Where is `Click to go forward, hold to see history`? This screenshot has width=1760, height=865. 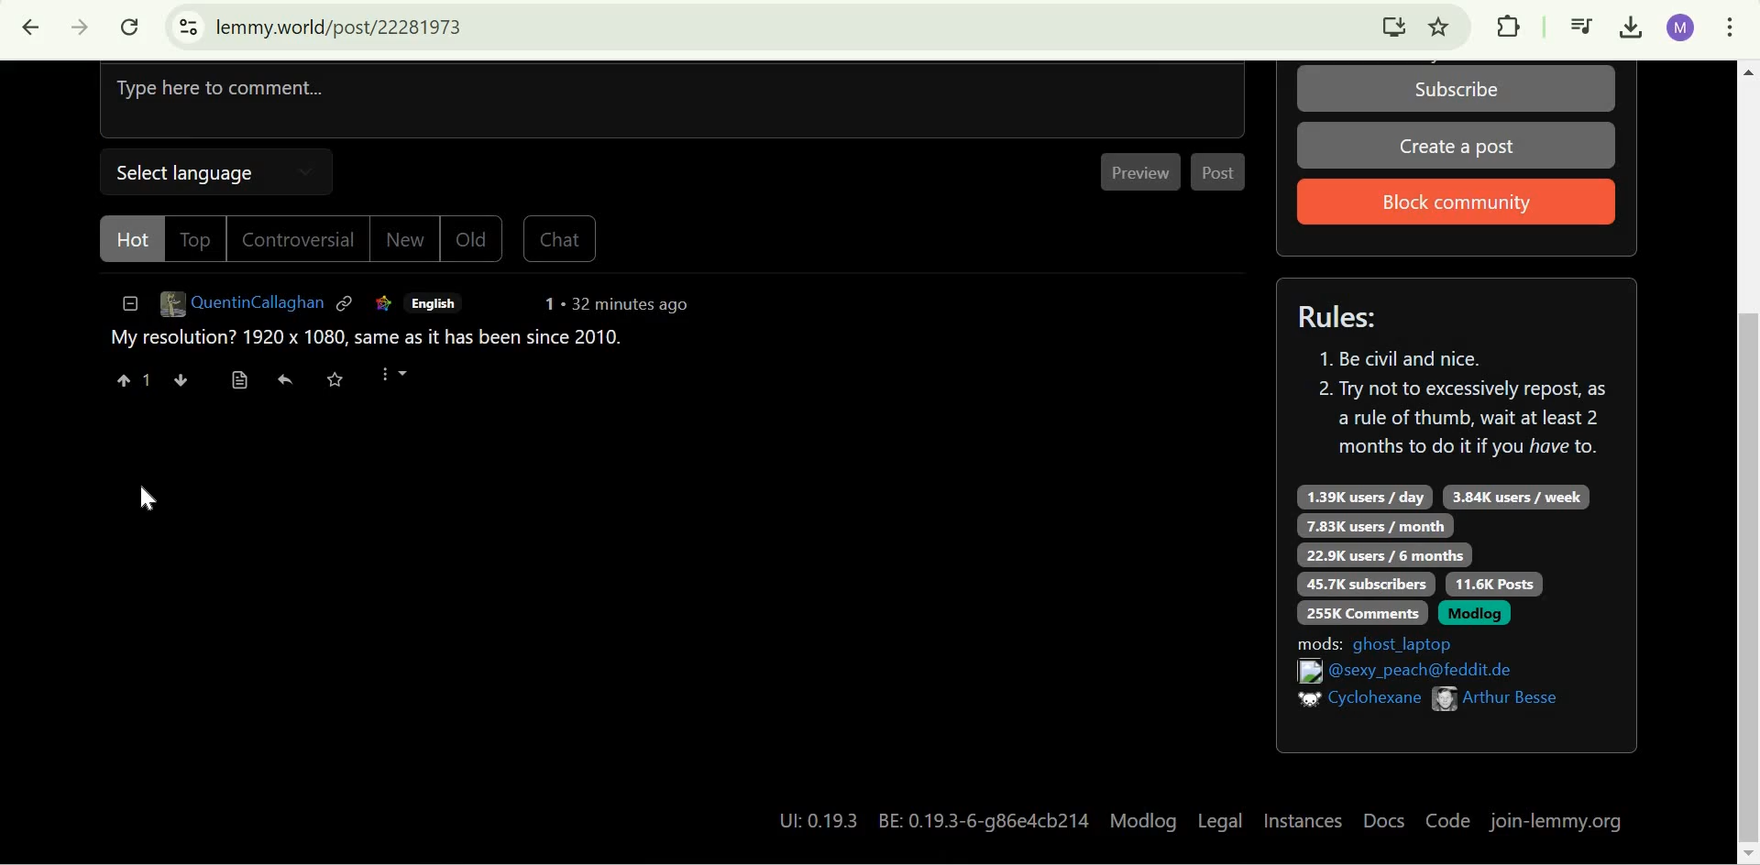
Click to go forward, hold to see history is located at coordinates (81, 27).